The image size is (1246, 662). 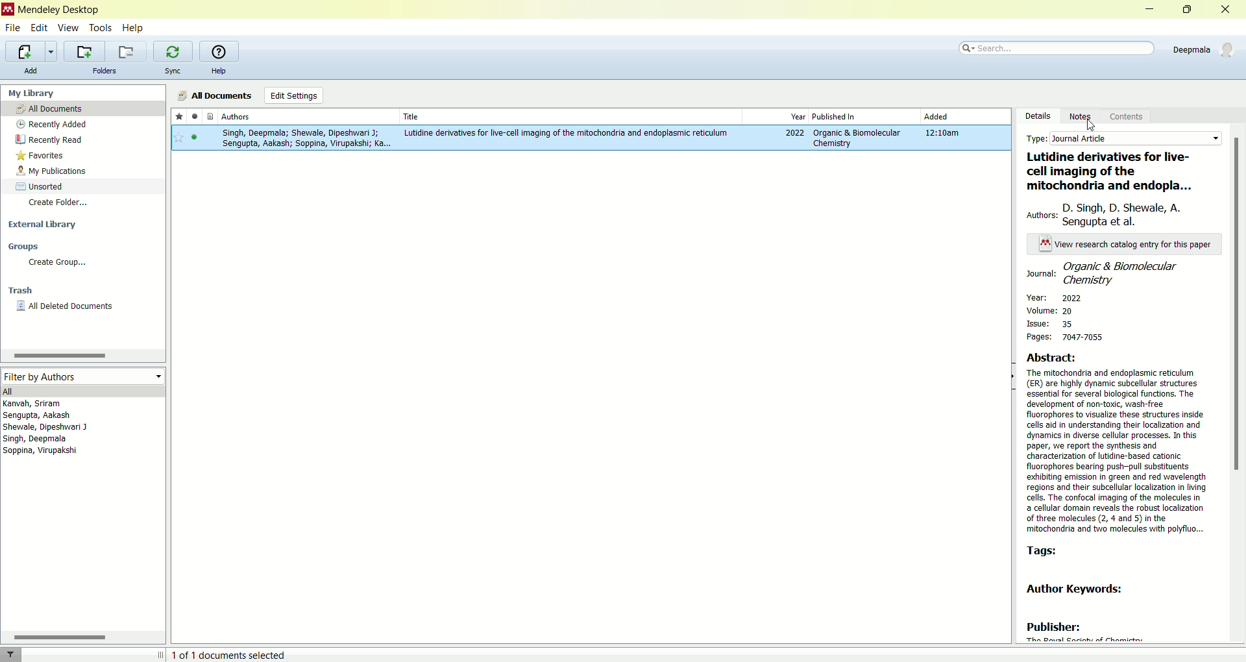 What do you see at coordinates (1238, 305) in the screenshot?
I see `Vertical scrollbar` at bounding box center [1238, 305].